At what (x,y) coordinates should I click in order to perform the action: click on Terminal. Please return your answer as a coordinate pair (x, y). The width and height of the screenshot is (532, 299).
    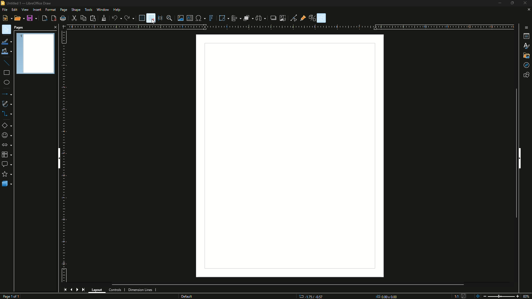
    Looking at the image, I should click on (526, 36).